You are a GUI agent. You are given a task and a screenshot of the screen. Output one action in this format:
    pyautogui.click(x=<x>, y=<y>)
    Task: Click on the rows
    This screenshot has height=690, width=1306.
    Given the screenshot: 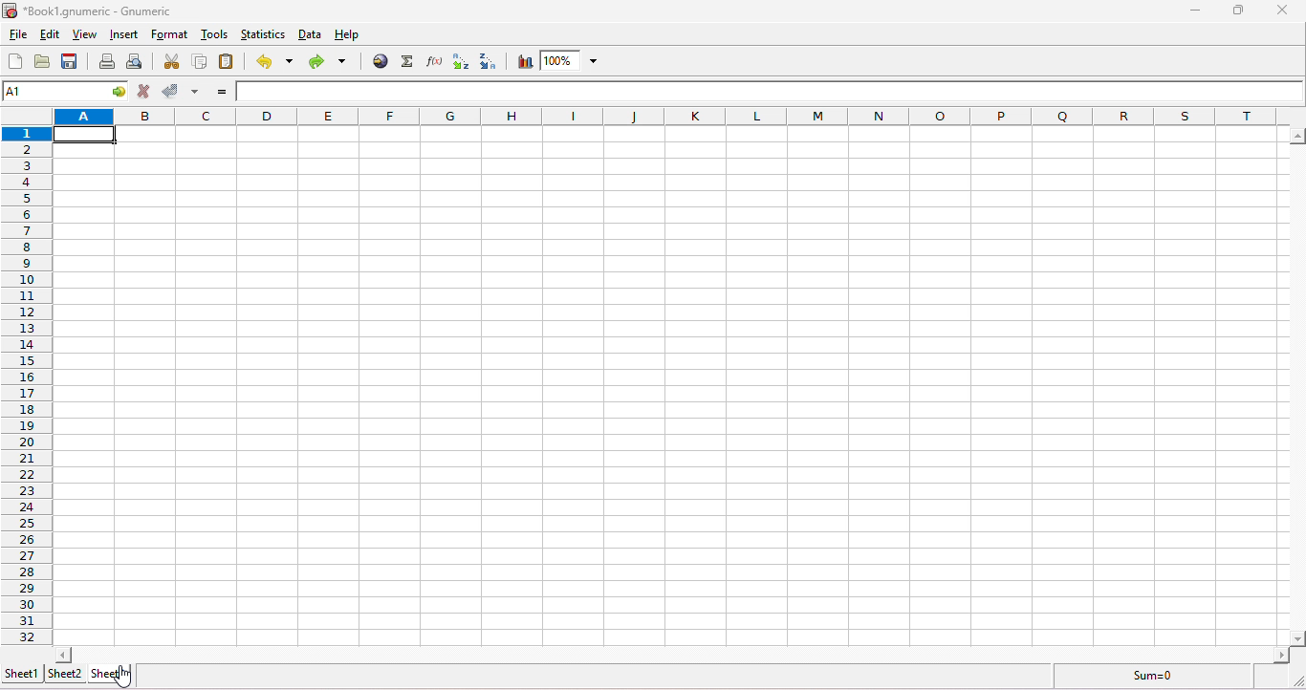 What is the action you would take?
    pyautogui.click(x=28, y=375)
    